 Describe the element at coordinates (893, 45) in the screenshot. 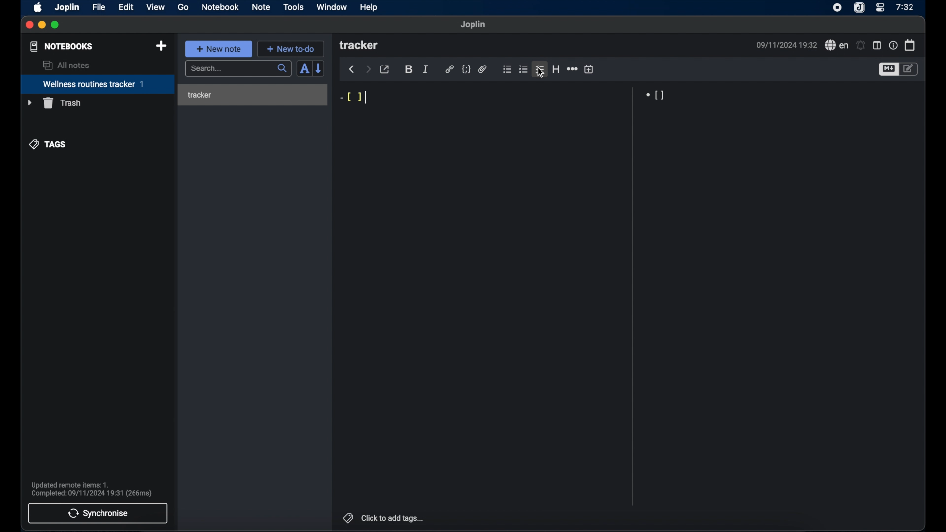

I see `note properties` at that location.